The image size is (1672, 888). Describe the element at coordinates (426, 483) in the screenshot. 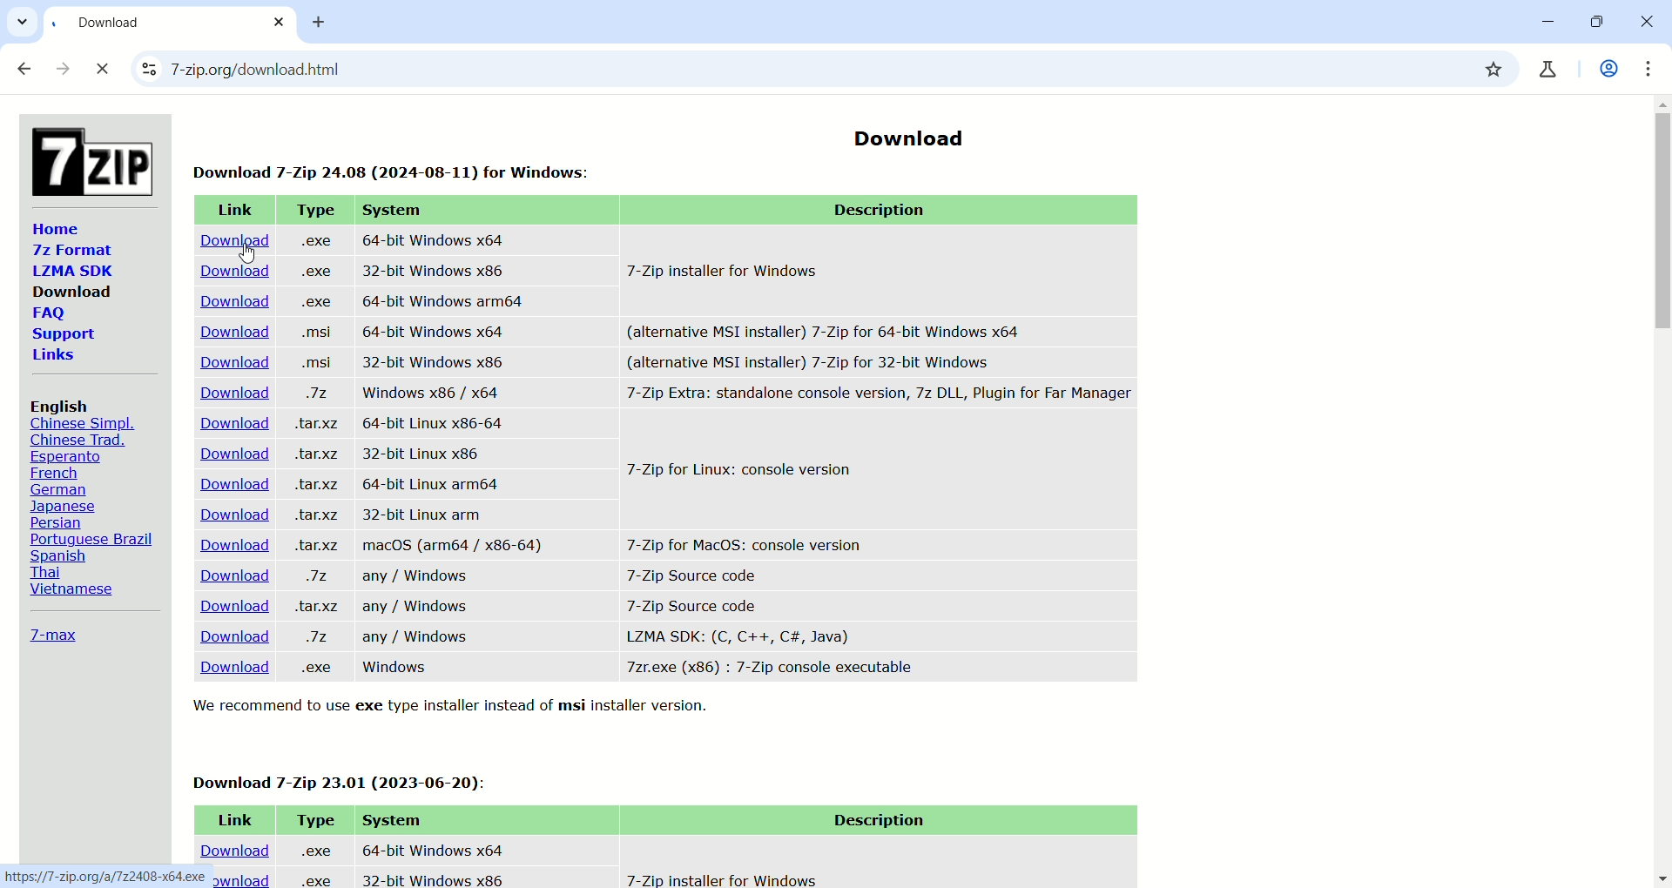

I see `64-bit Linux arm64` at that location.